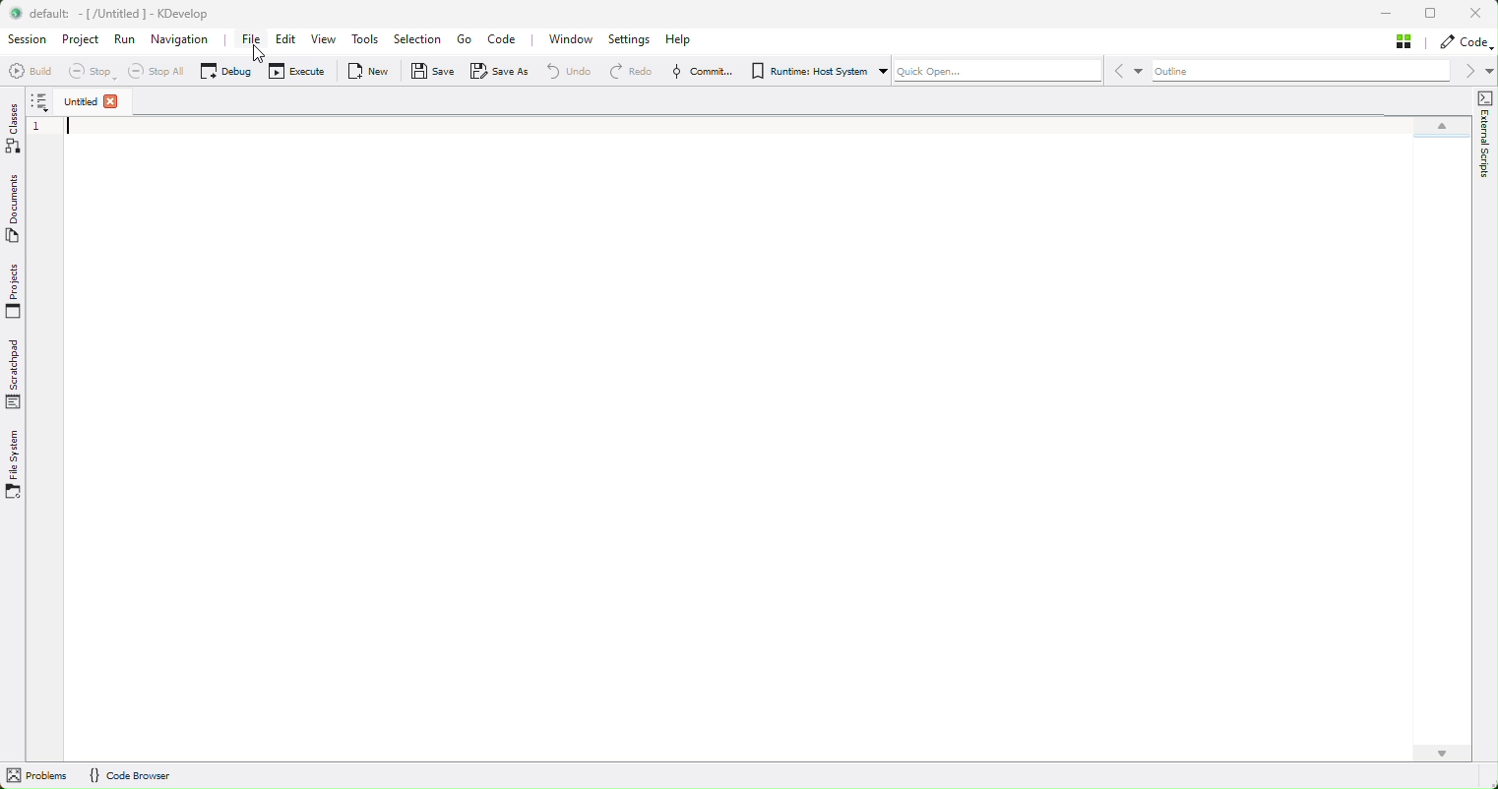  I want to click on Tools, so click(365, 39).